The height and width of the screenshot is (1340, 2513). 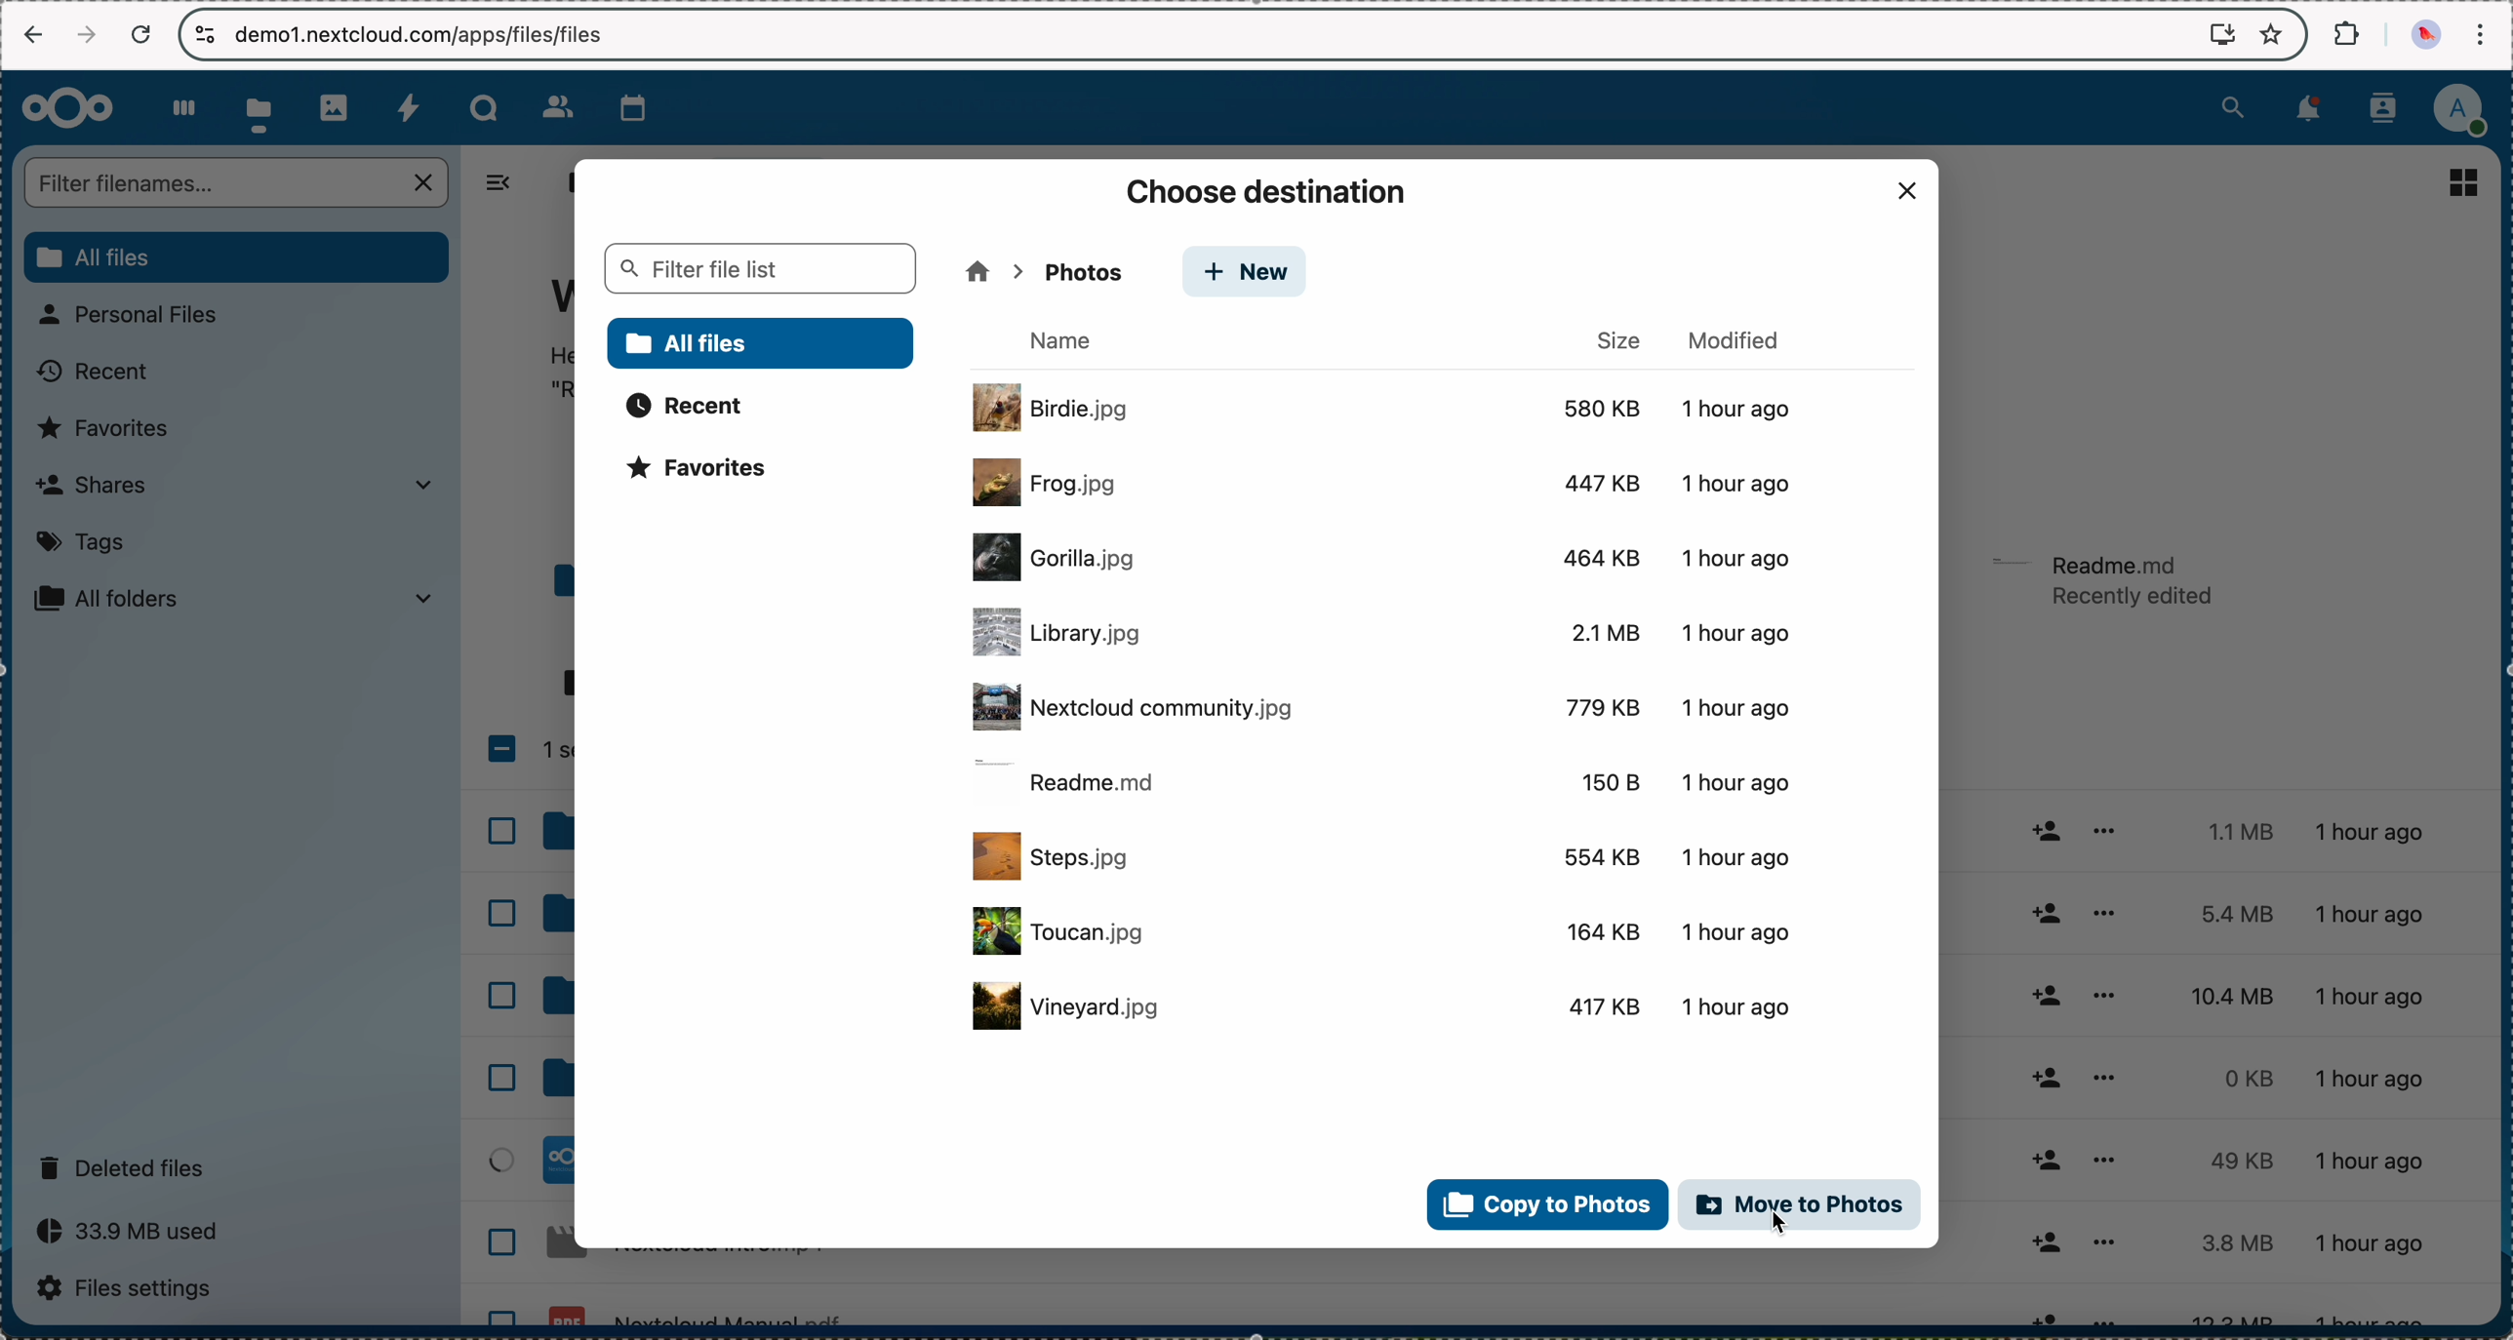 I want to click on file, so click(x=1391, y=555).